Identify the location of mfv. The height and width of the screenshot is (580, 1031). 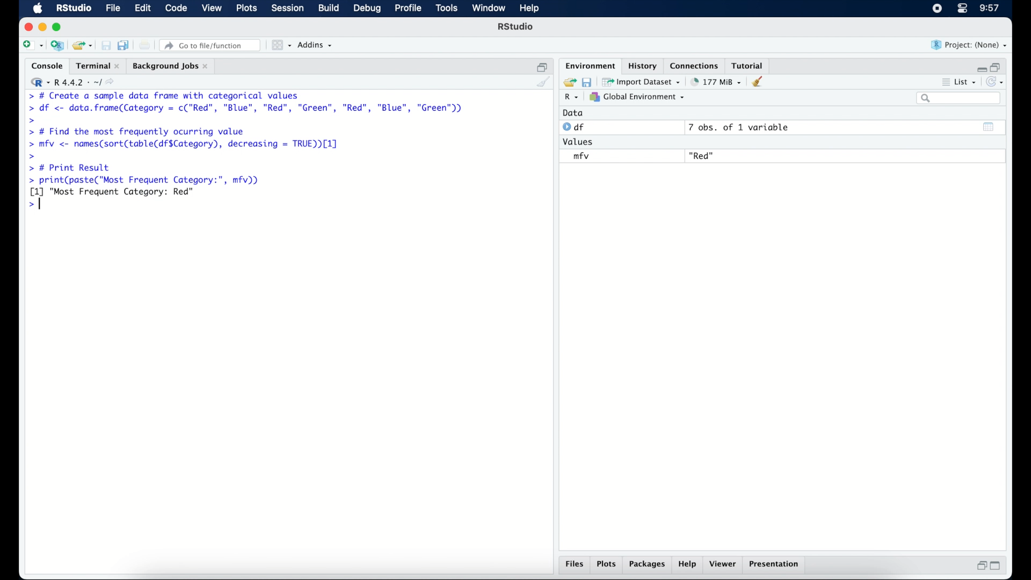
(581, 156).